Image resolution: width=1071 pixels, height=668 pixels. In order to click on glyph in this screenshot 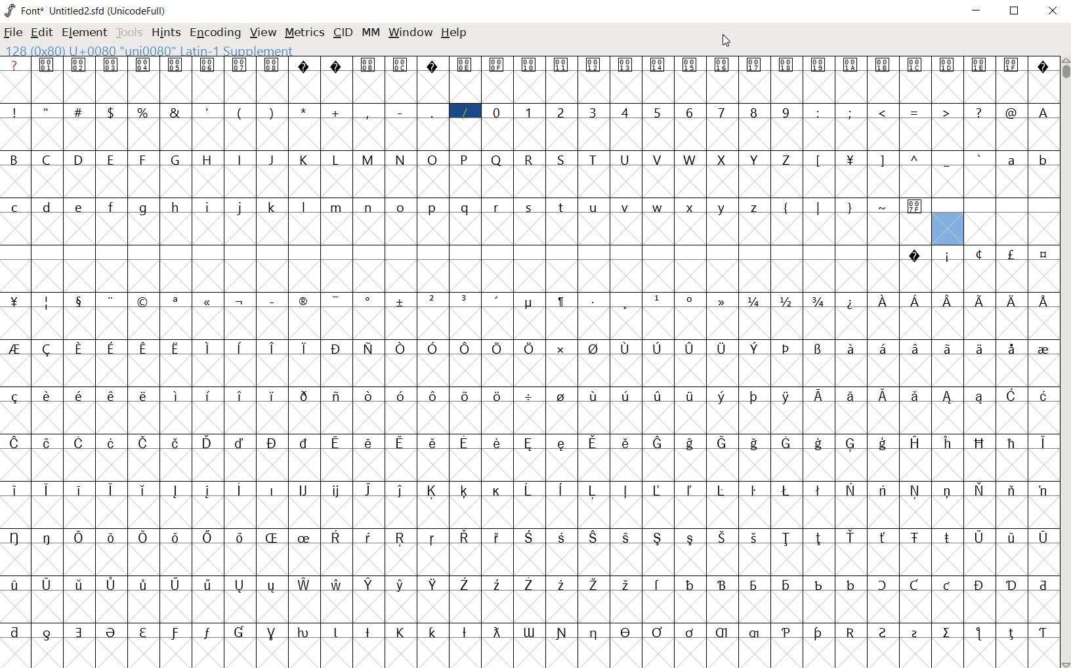, I will do `click(1043, 350)`.